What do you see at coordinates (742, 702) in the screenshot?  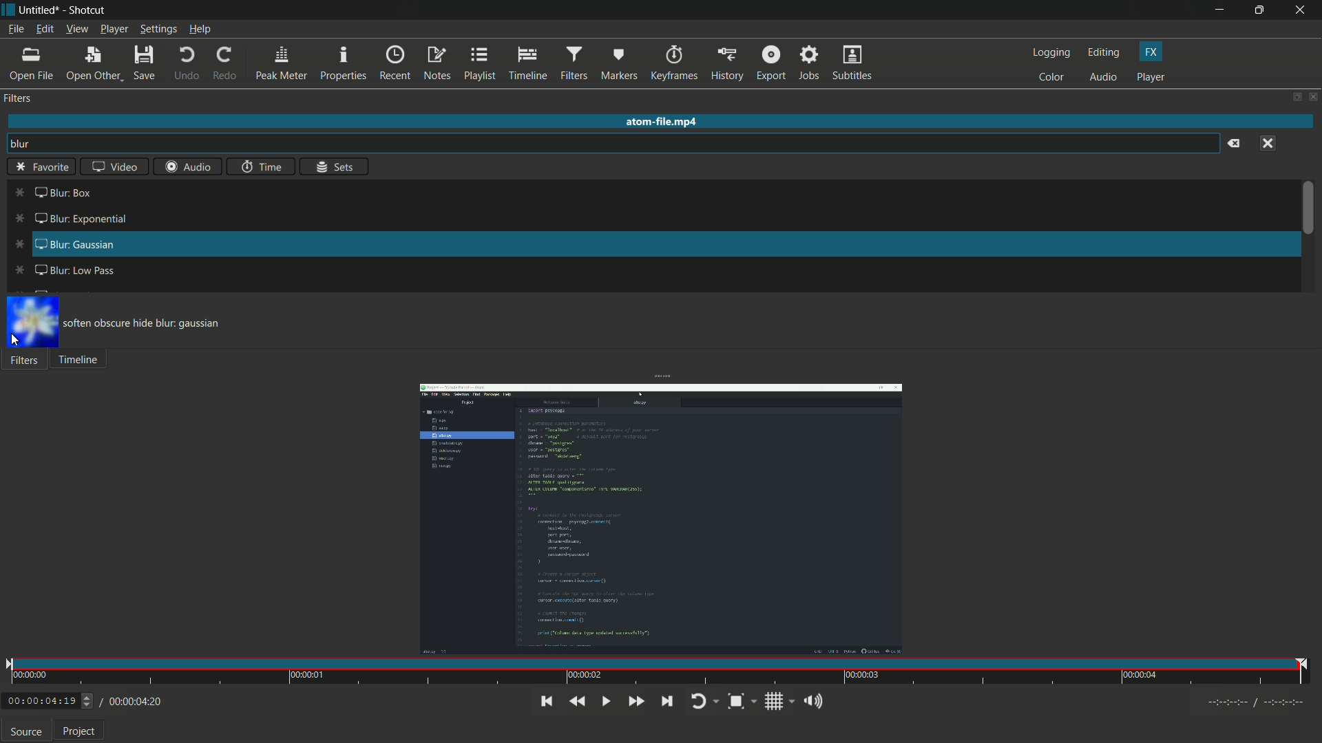 I see `toggle zoom` at bounding box center [742, 702].